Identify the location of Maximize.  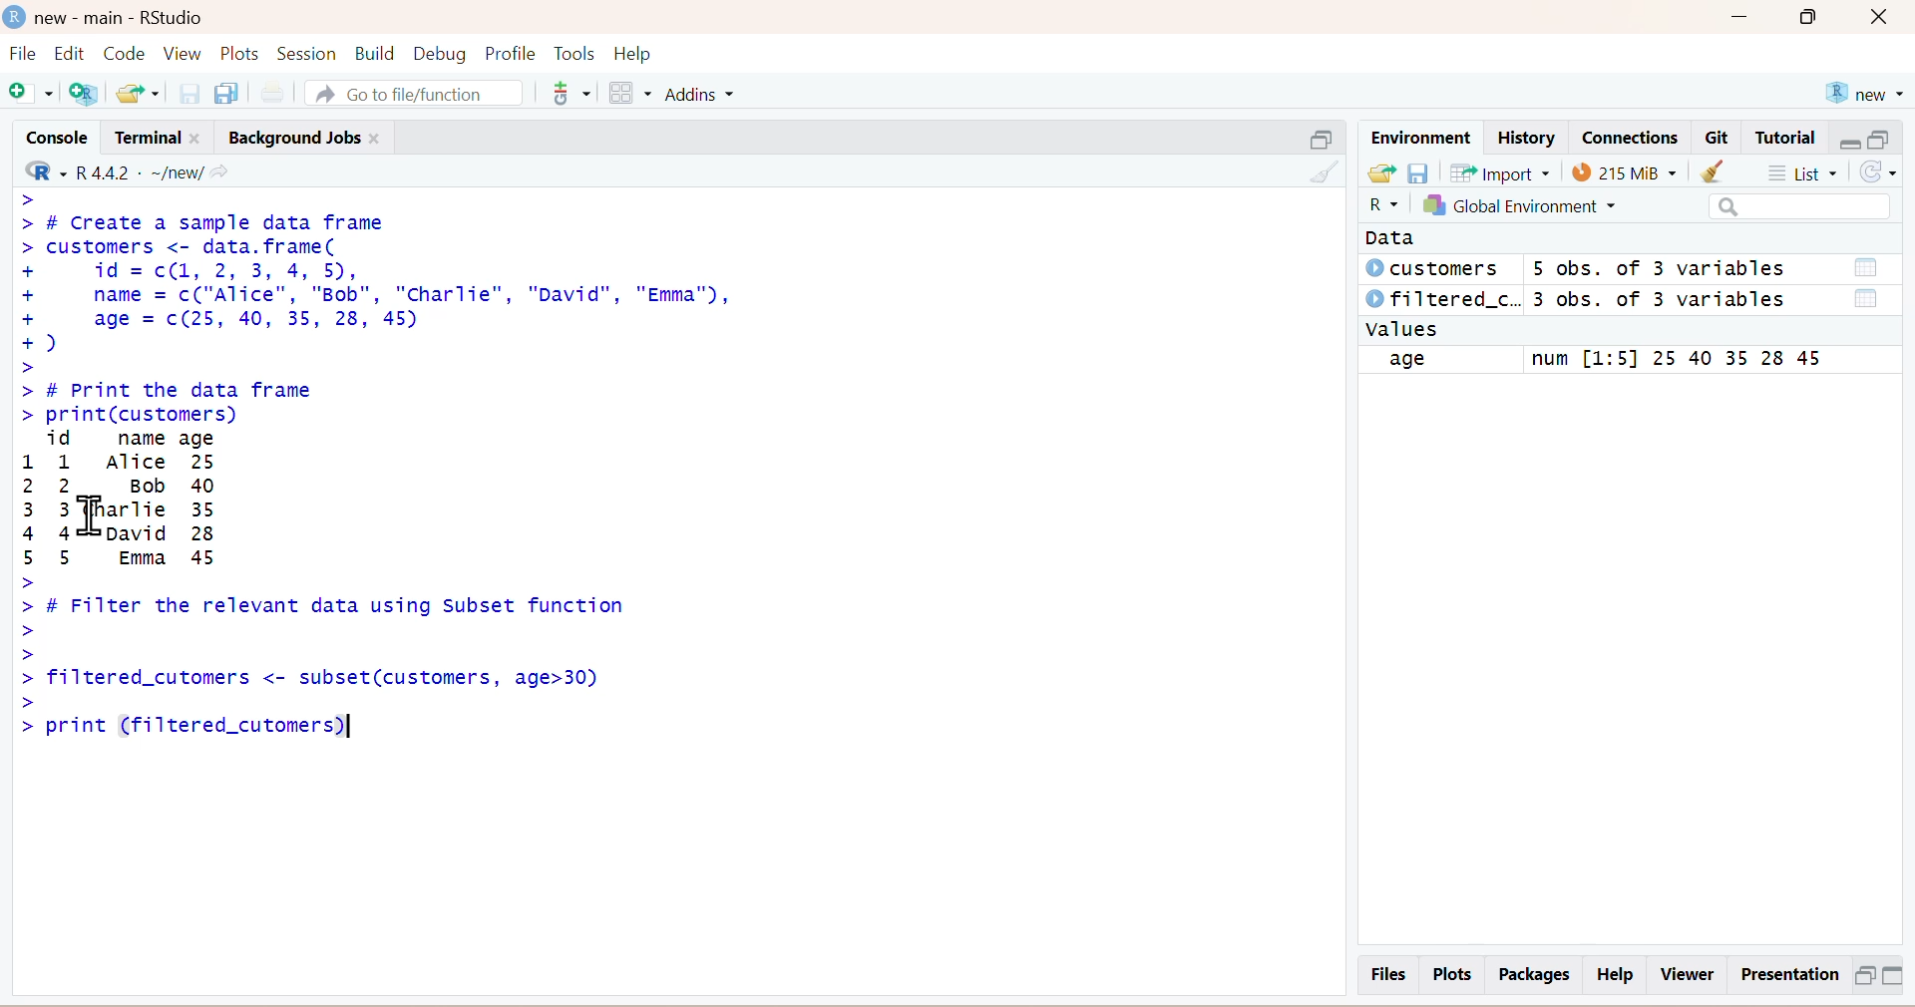
(1816, 22).